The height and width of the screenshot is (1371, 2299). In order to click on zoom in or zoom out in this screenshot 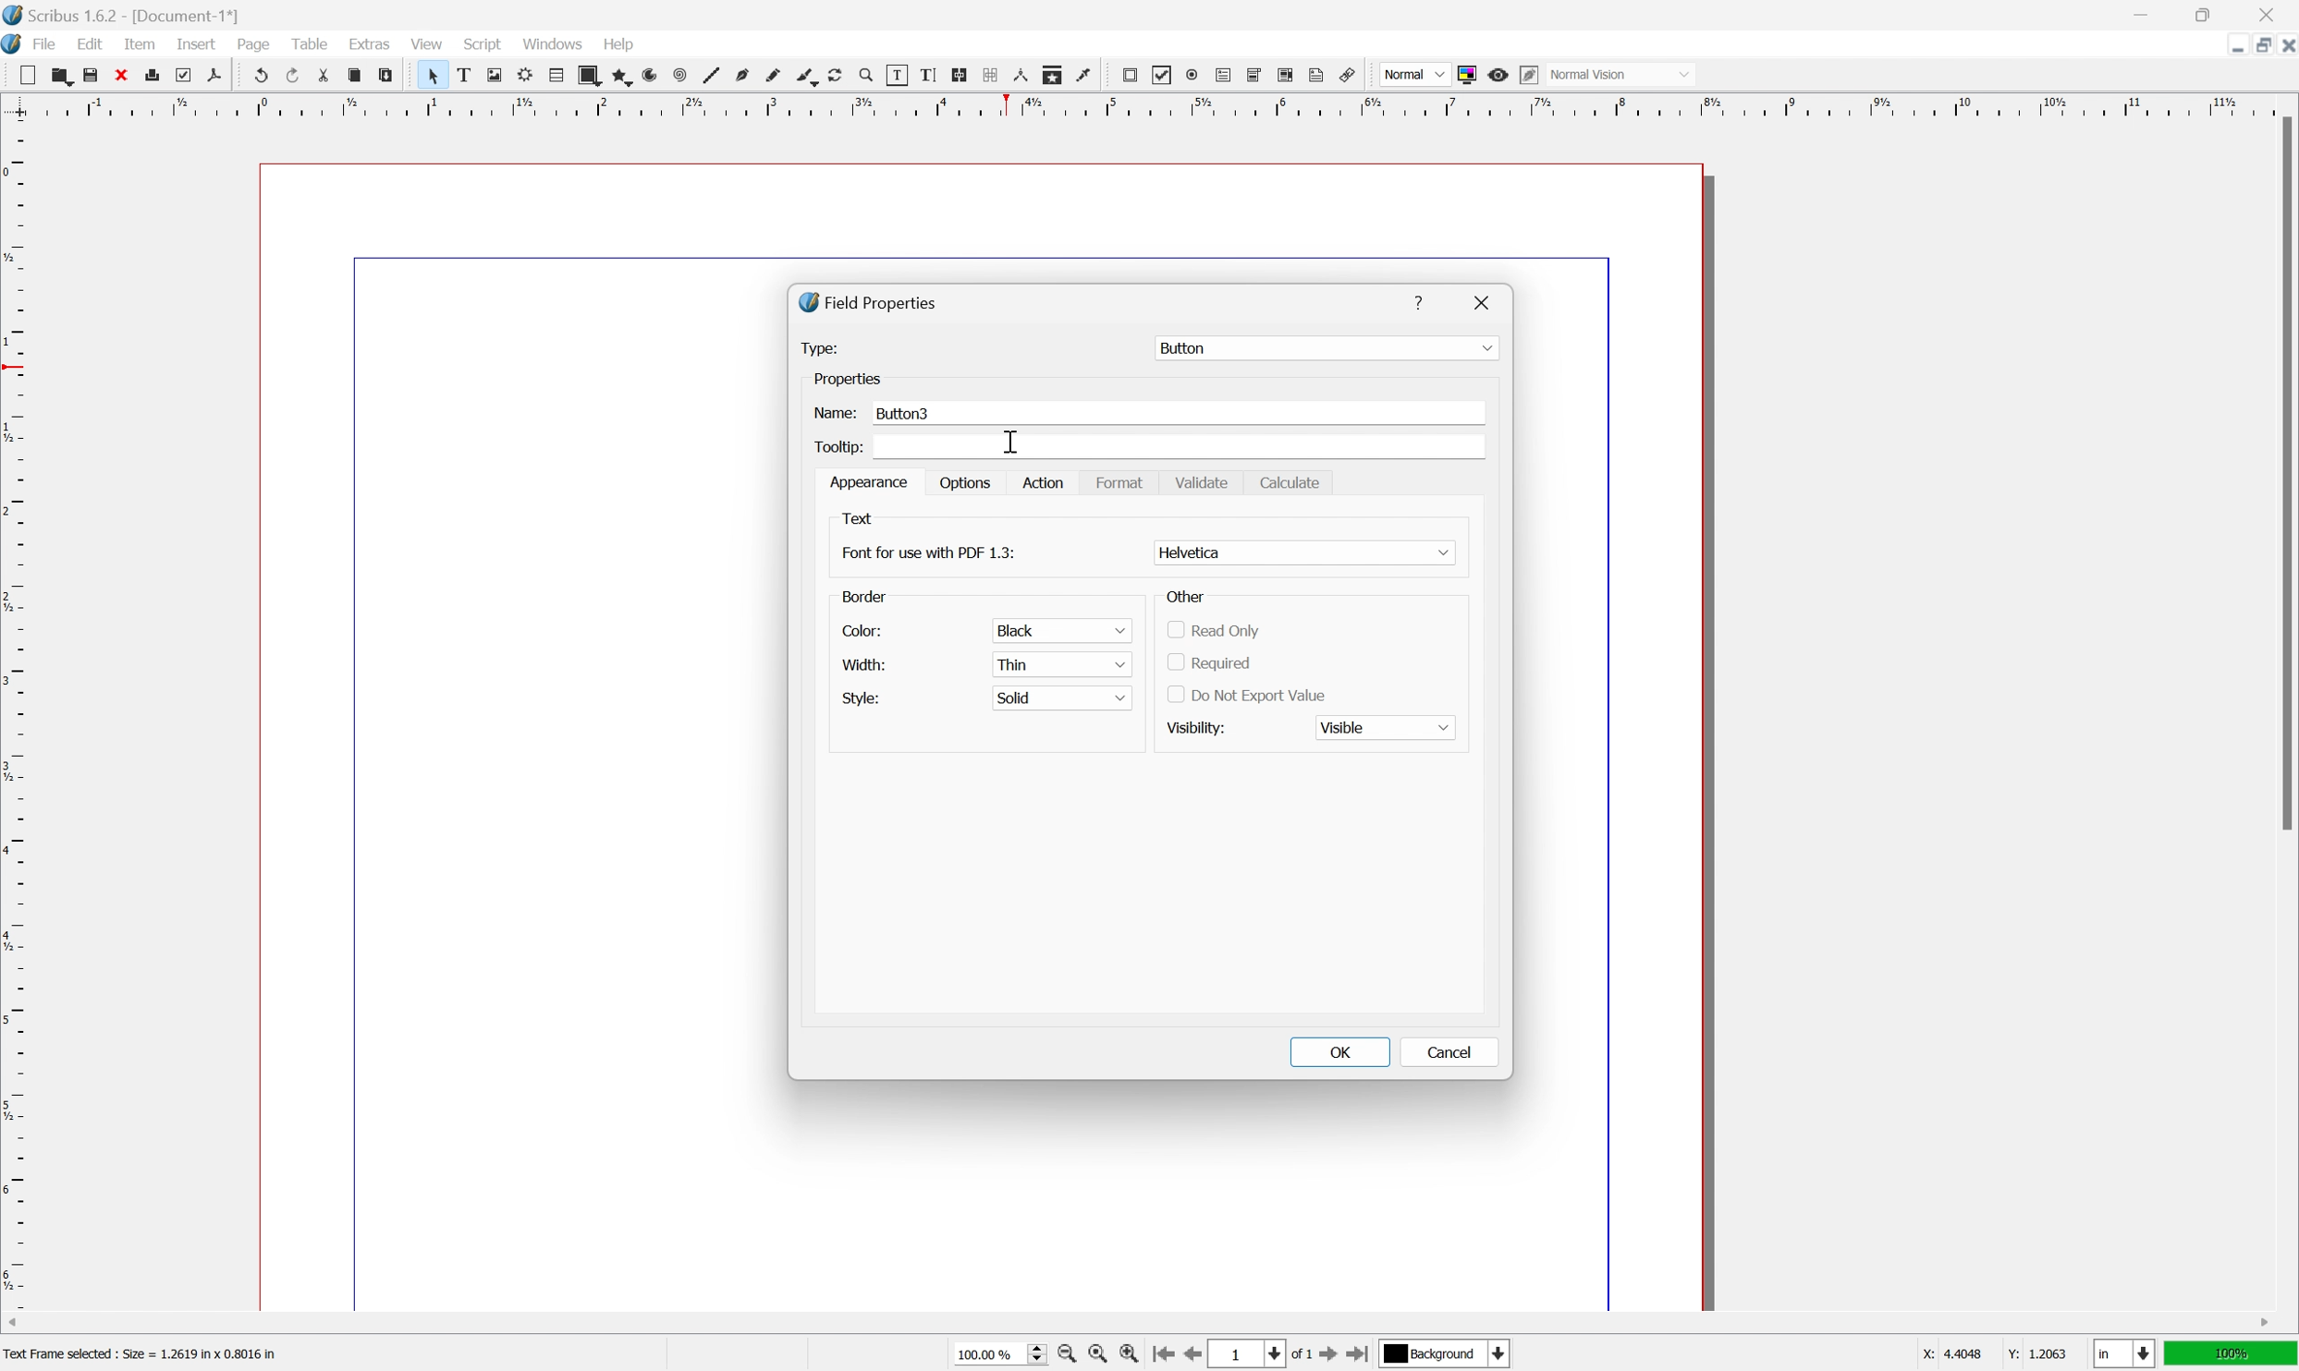, I will do `click(868, 76)`.